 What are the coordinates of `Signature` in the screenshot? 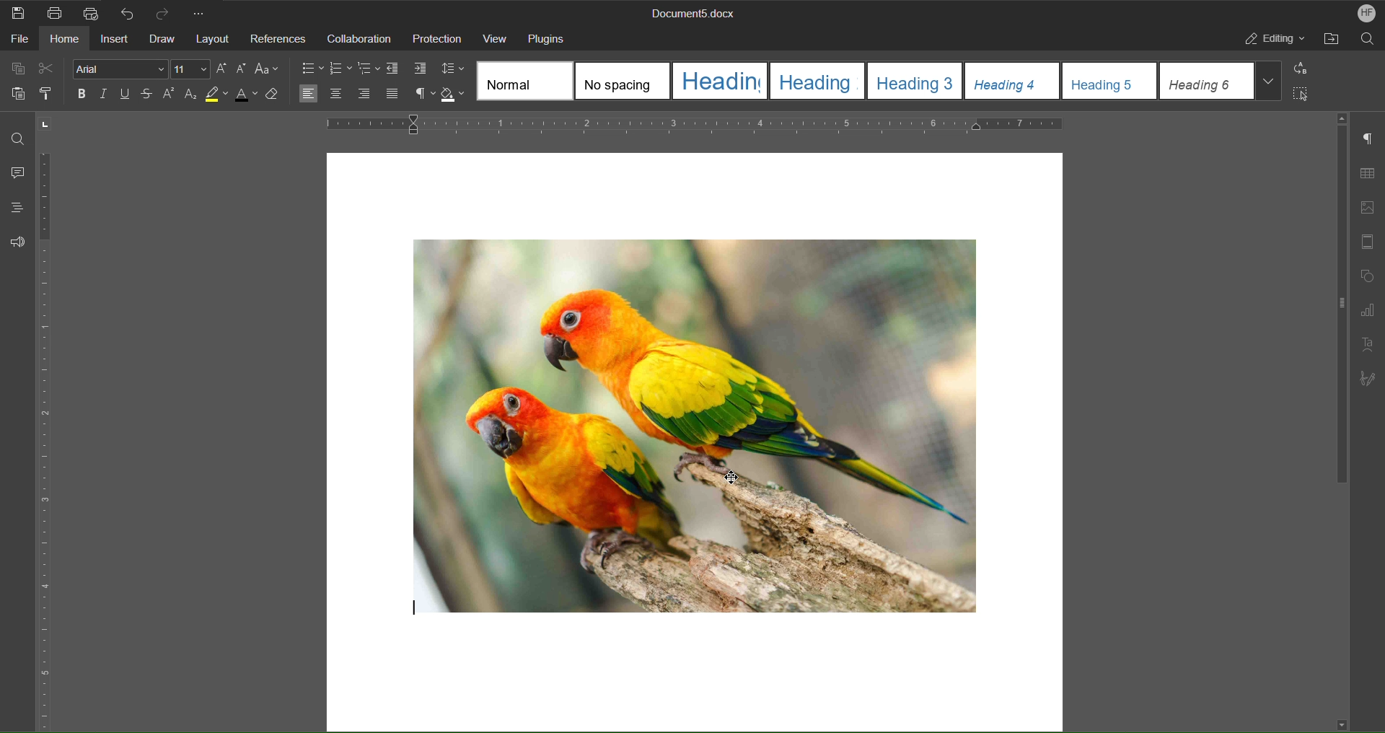 It's located at (1368, 375).